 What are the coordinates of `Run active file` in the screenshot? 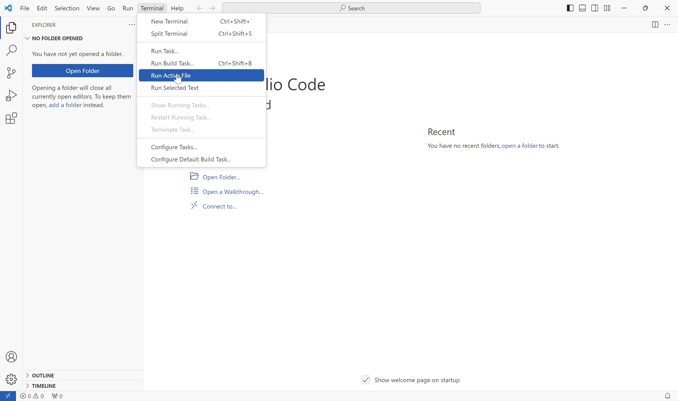 It's located at (202, 75).